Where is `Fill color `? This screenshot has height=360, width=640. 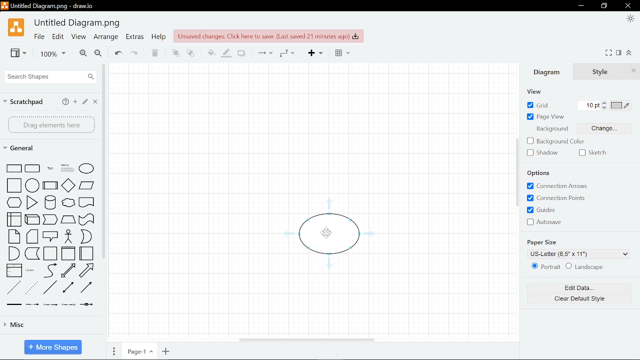
Fill color  is located at coordinates (211, 52).